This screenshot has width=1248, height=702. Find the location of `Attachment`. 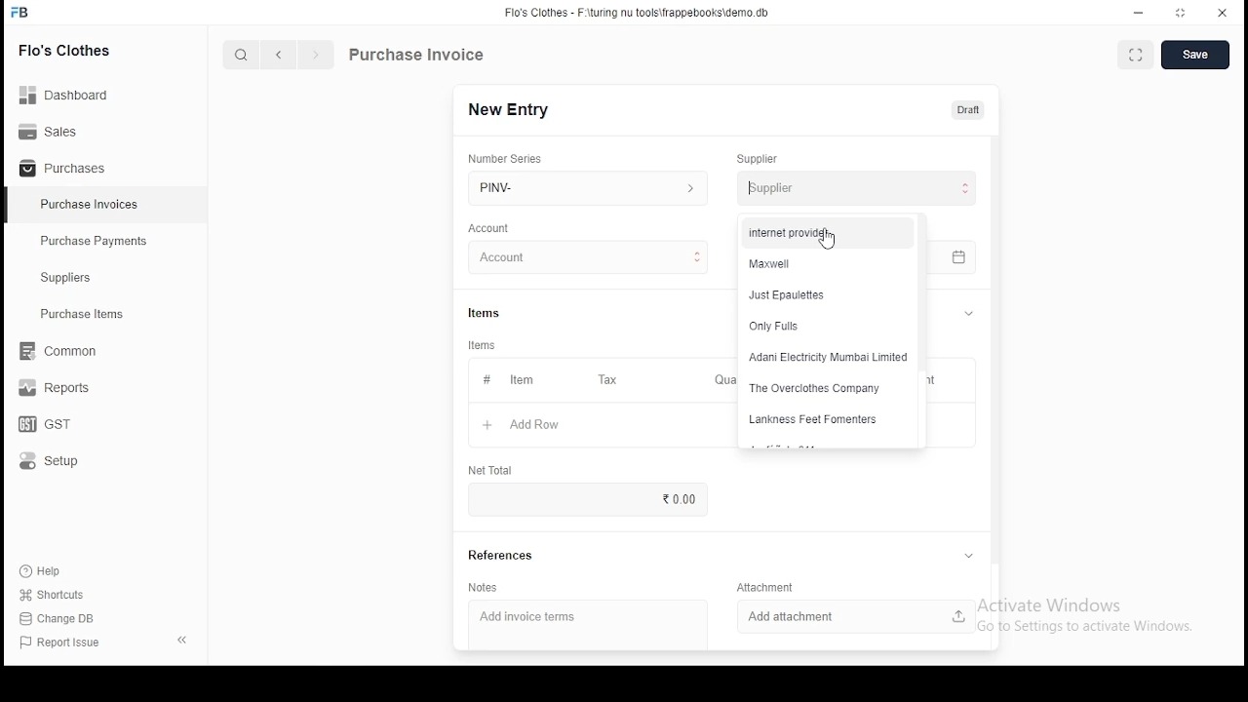

Attachment is located at coordinates (768, 587).